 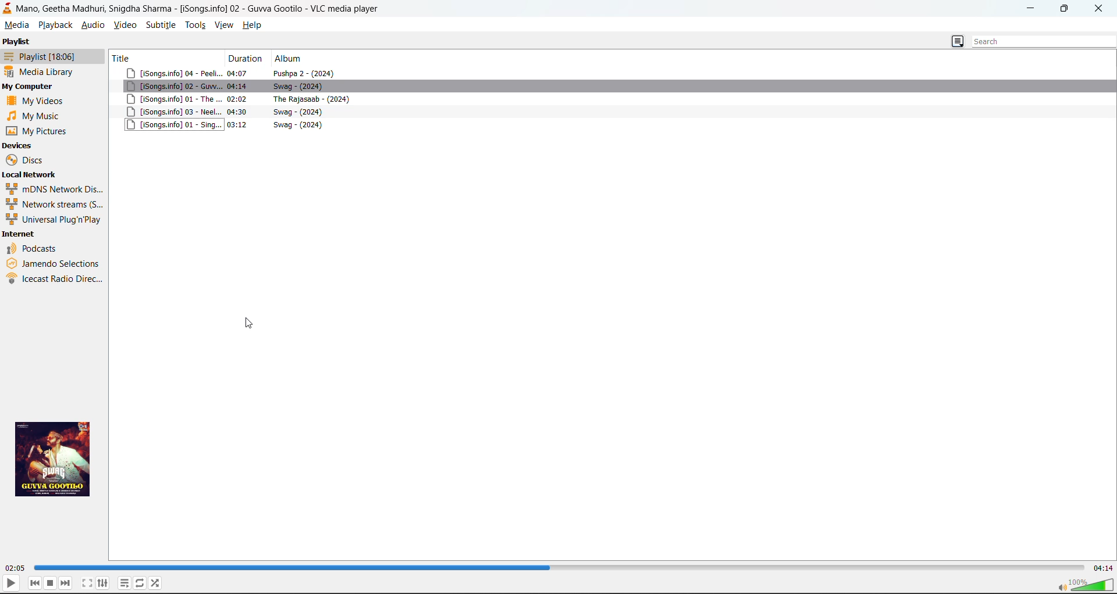 I want to click on network streams, so click(x=51, y=203).